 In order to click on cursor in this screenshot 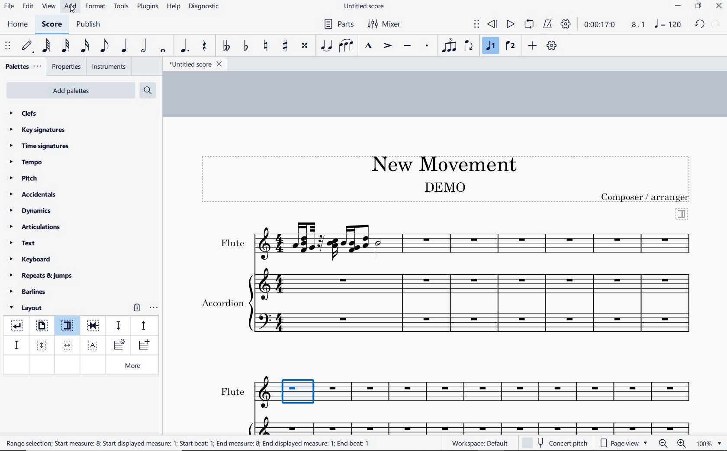, I will do `click(73, 9)`.